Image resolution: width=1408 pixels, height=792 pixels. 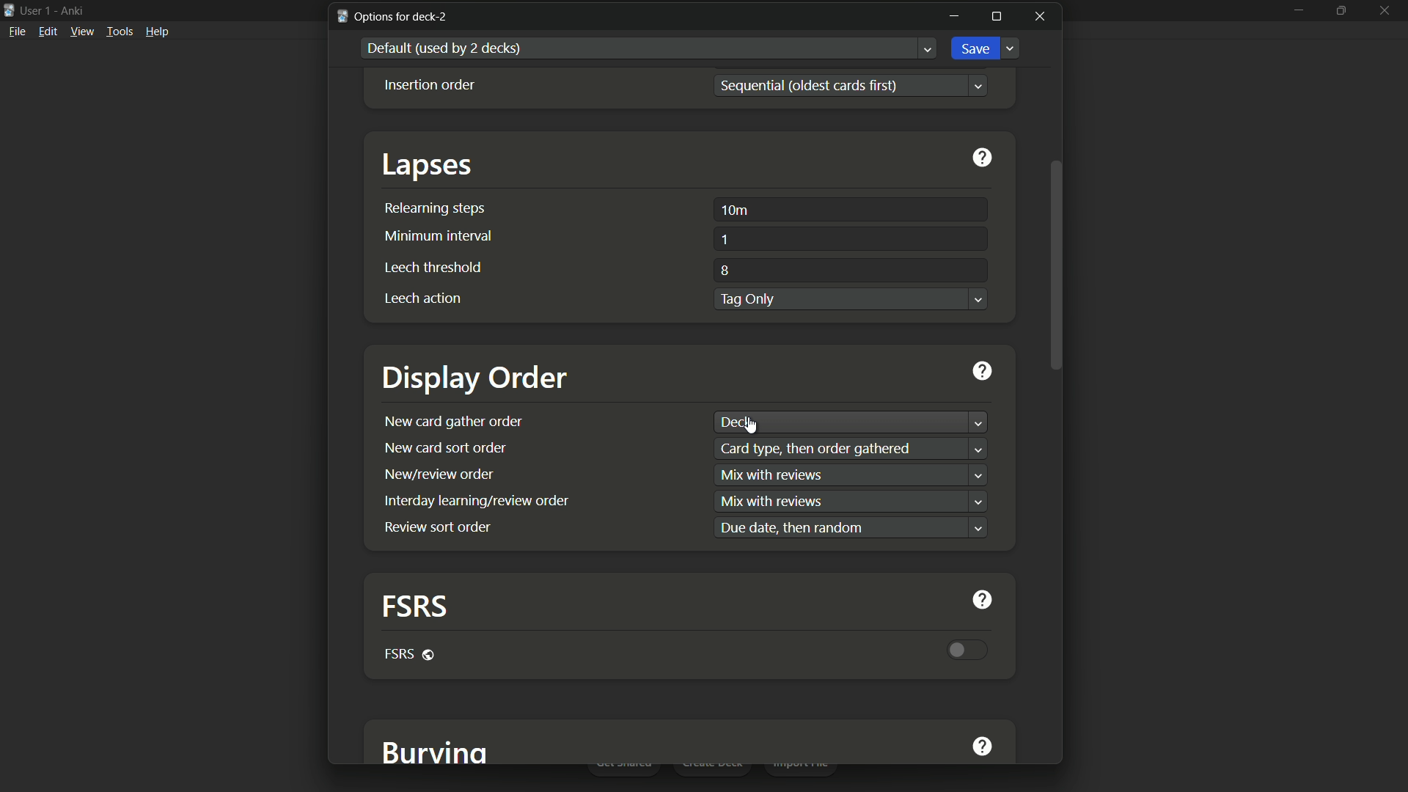 I want to click on tag only, so click(x=749, y=298).